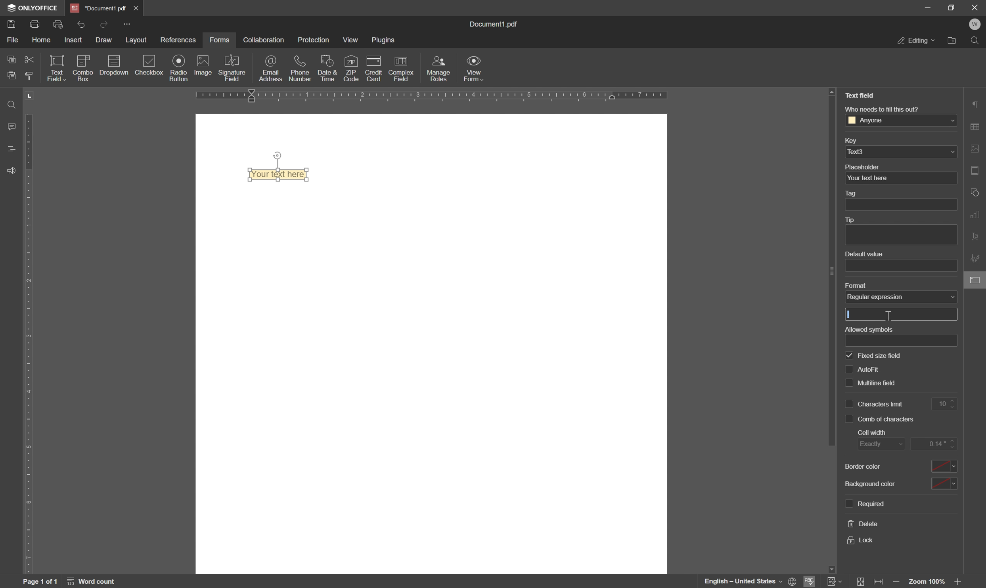 The height and width of the screenshot is (588, 986). Describe the element at coordinates (976, 281) in the screenshot. I see `form settings` at that location.